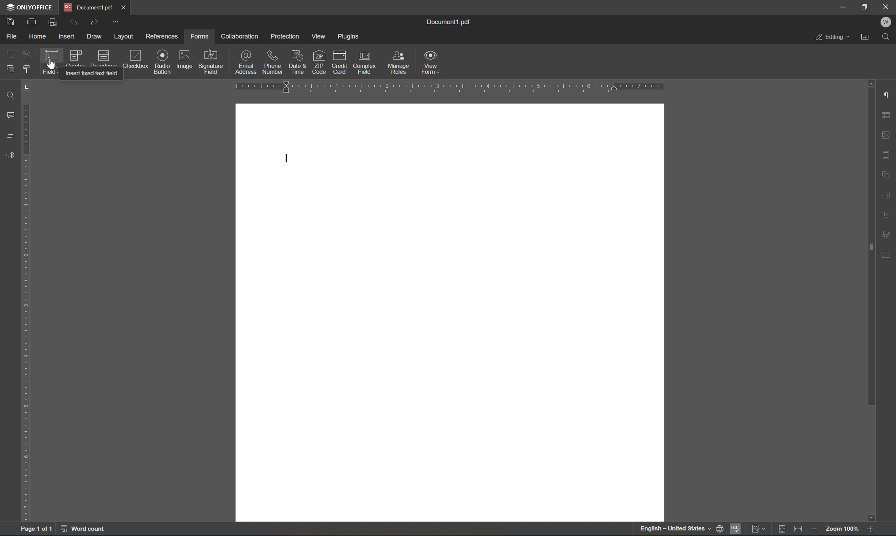  I want to click on text art settings, so click(888, 217).